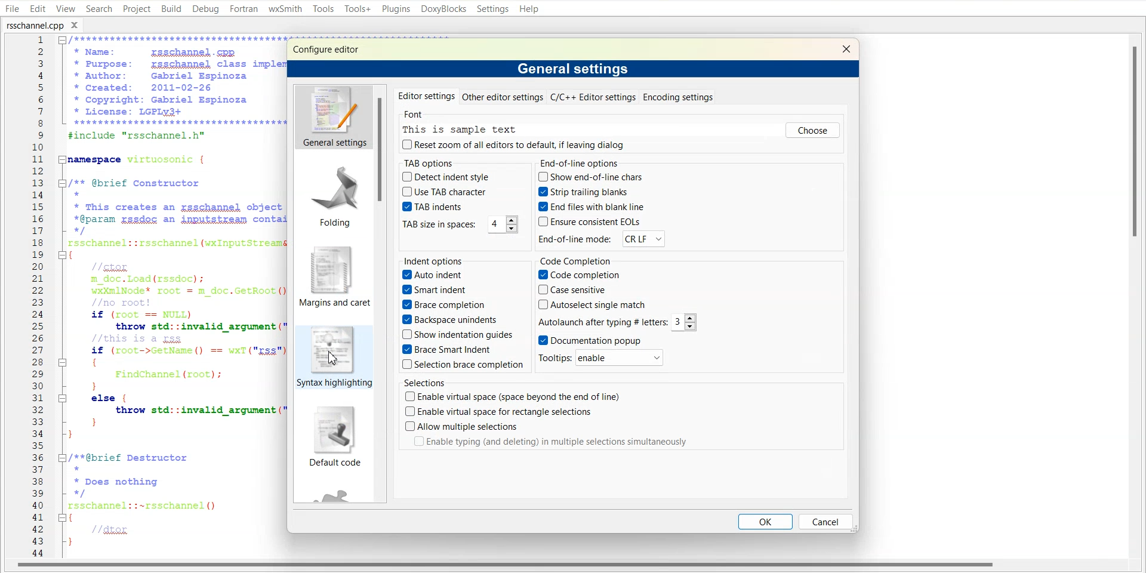 Image resolution: width=1146 pixels, height=573 pixels. I want to click on Tools+, so click(356, 8).